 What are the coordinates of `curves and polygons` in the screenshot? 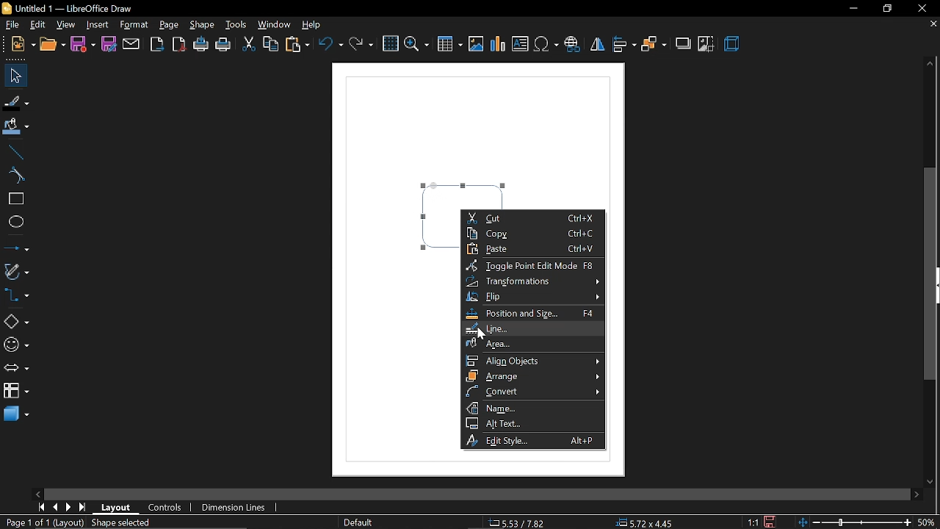 It's located at (16, 272).